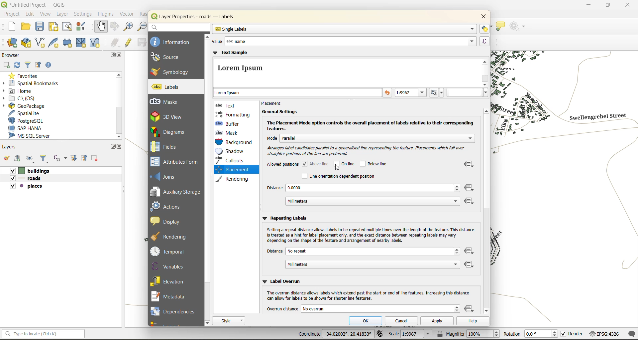 This screenshot has height=340, width=638. What do you see at coordinates (370, 235) in the screenshot?
I see `Setting a repeat distance allows labels to be repeated multiple times over the length of the feature. This distance
is treated as a hint for label placement only, and the exact distance between repeating labels may vary
depending on the shape of the feature and arrangement of nearby labels.` at bounding box center [370, 235].